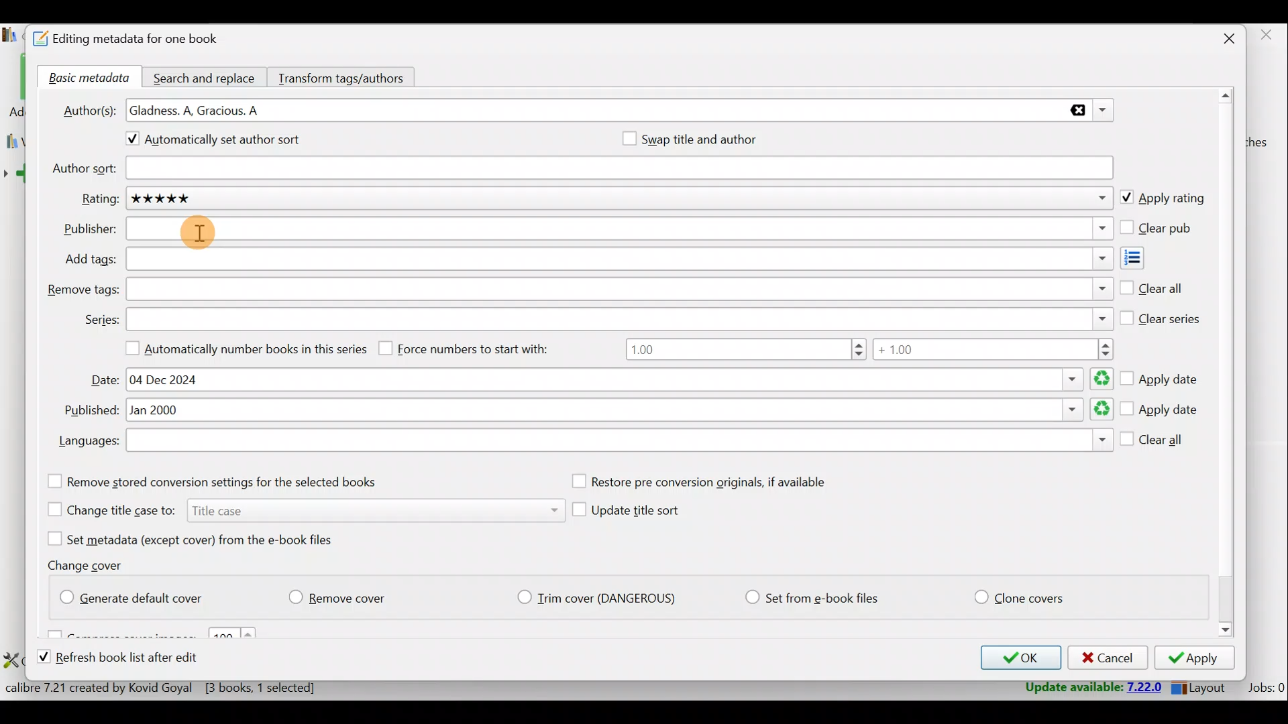 This screenshot has width=1288, height=724. Describe the element at coordinates (1162, 199) in the screenshot. I see `Apply rating` at that location.